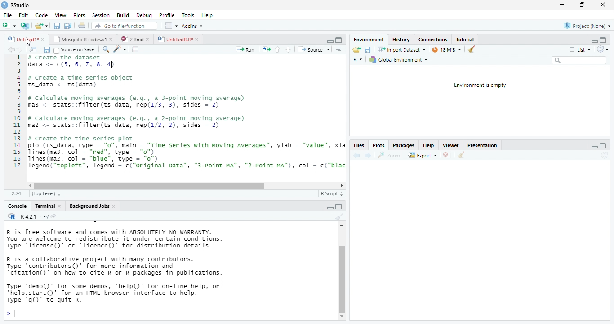  What do you see at coordinates (432, 40) in the screenshot?
I see `Connections` at bounding box center [432, 40].